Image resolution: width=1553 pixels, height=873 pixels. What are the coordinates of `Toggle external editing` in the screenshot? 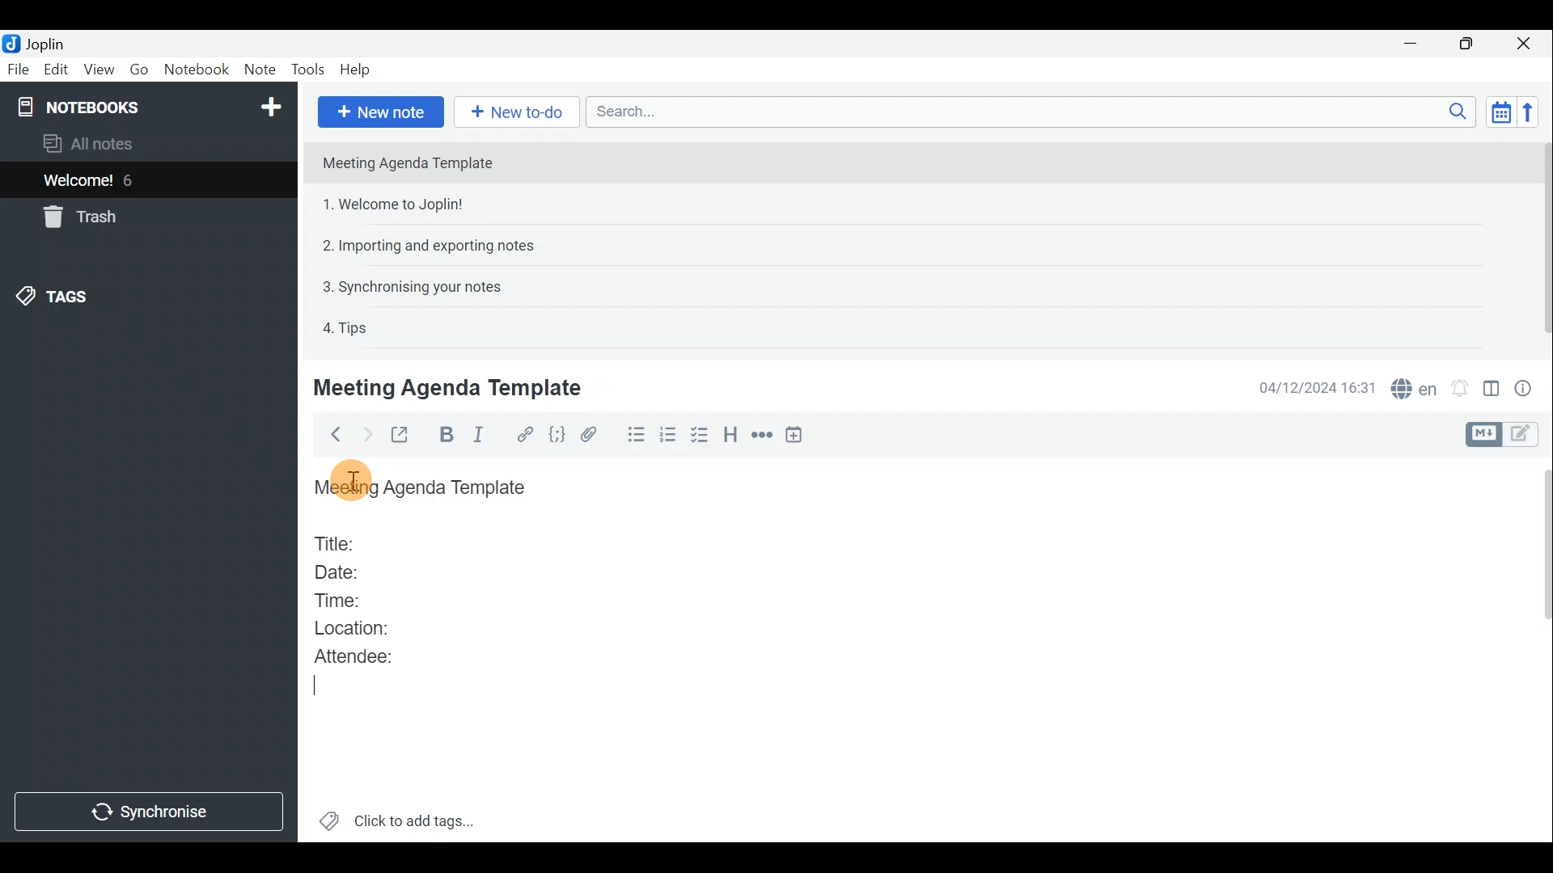 It's located at (404, 436).